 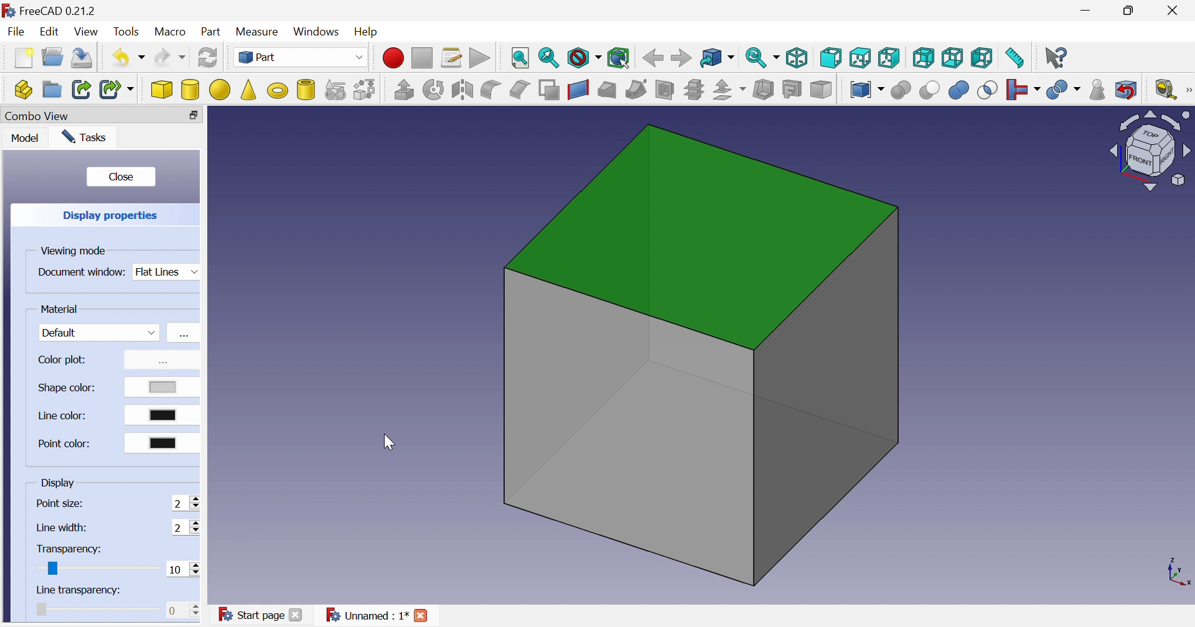 What do you see at coordinates (53, 57) in the screenshot?
I see `Open` at bounding box center [53, 57].